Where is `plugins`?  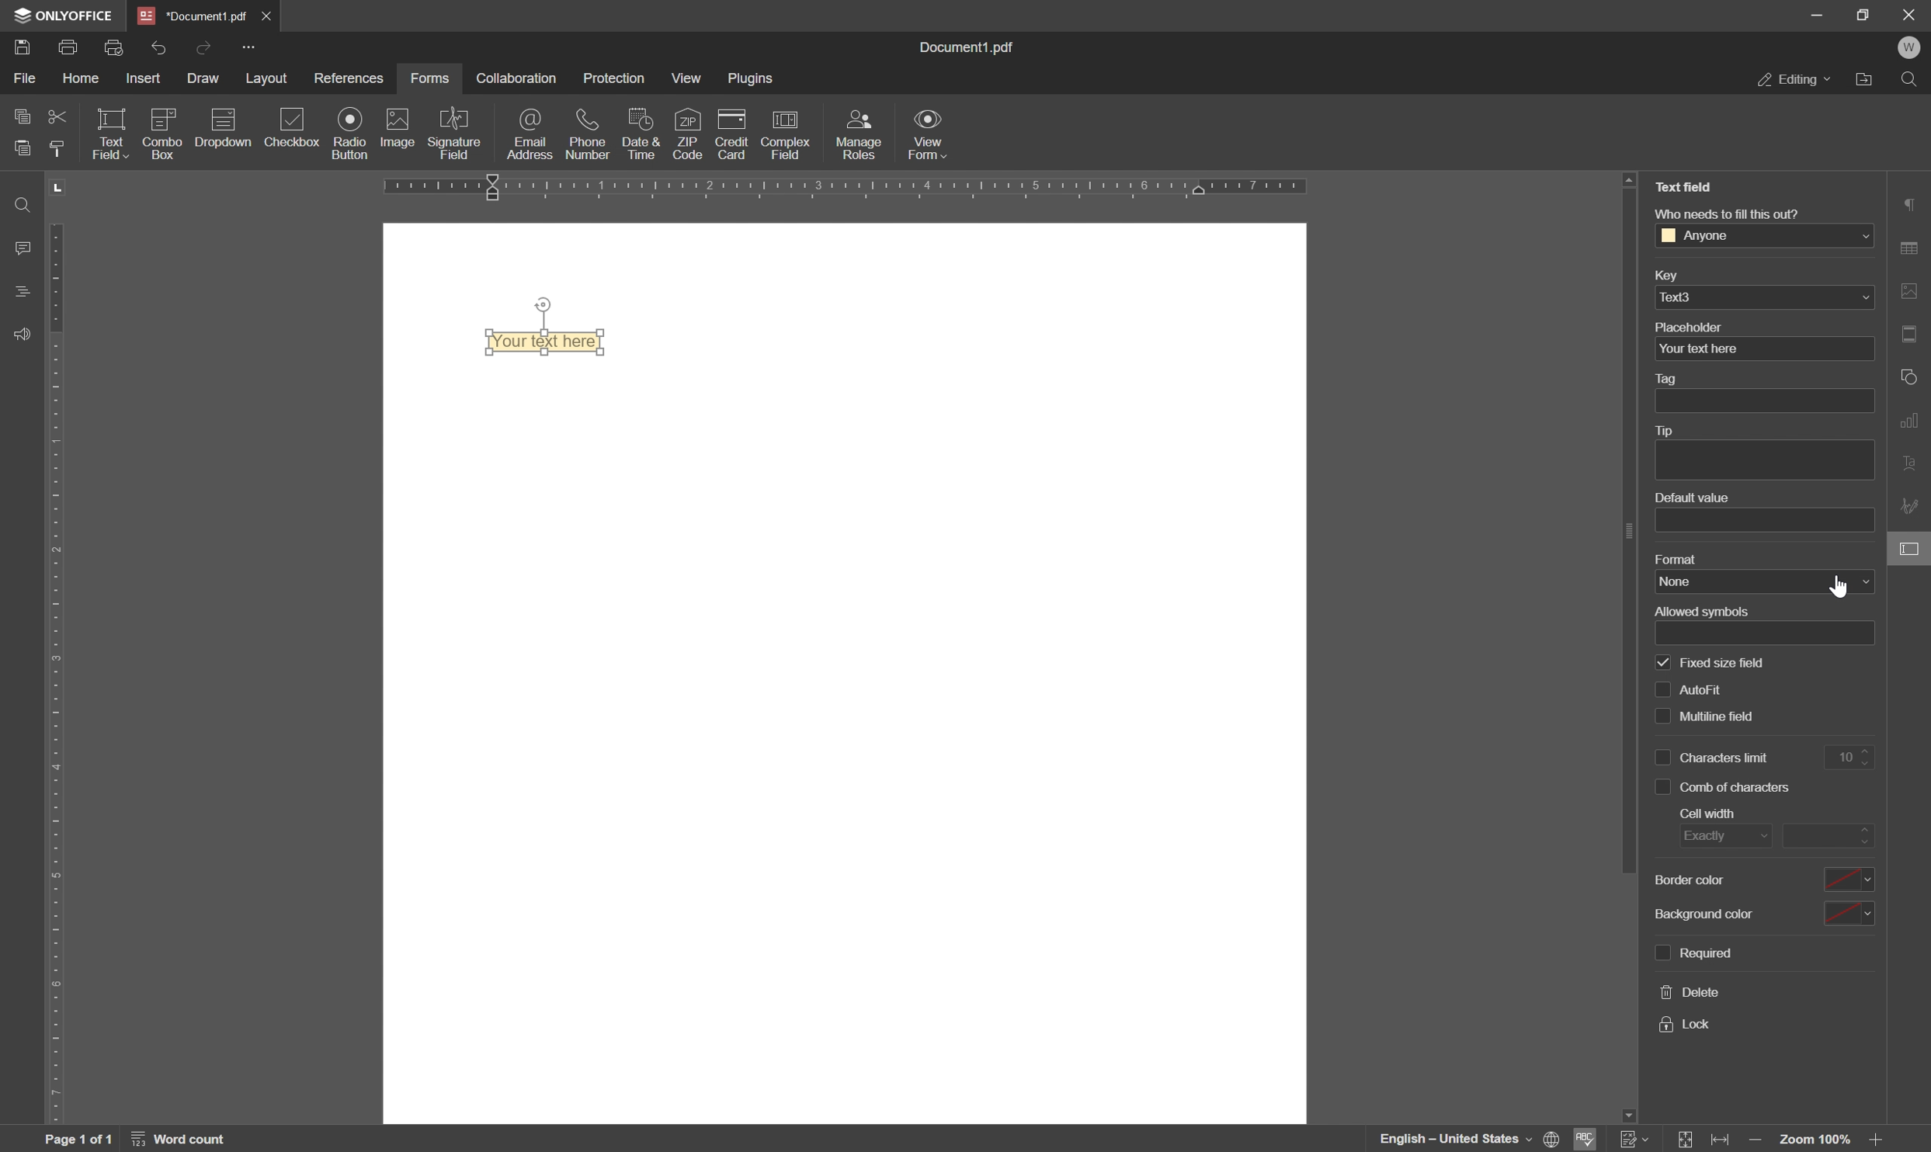
plugins is located at coordinates (753, 79).